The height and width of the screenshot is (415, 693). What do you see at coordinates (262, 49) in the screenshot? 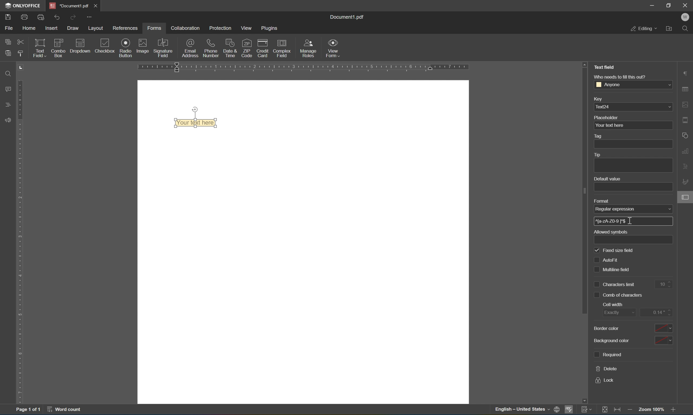
I see `credit card` at bounding box center [262, 49].